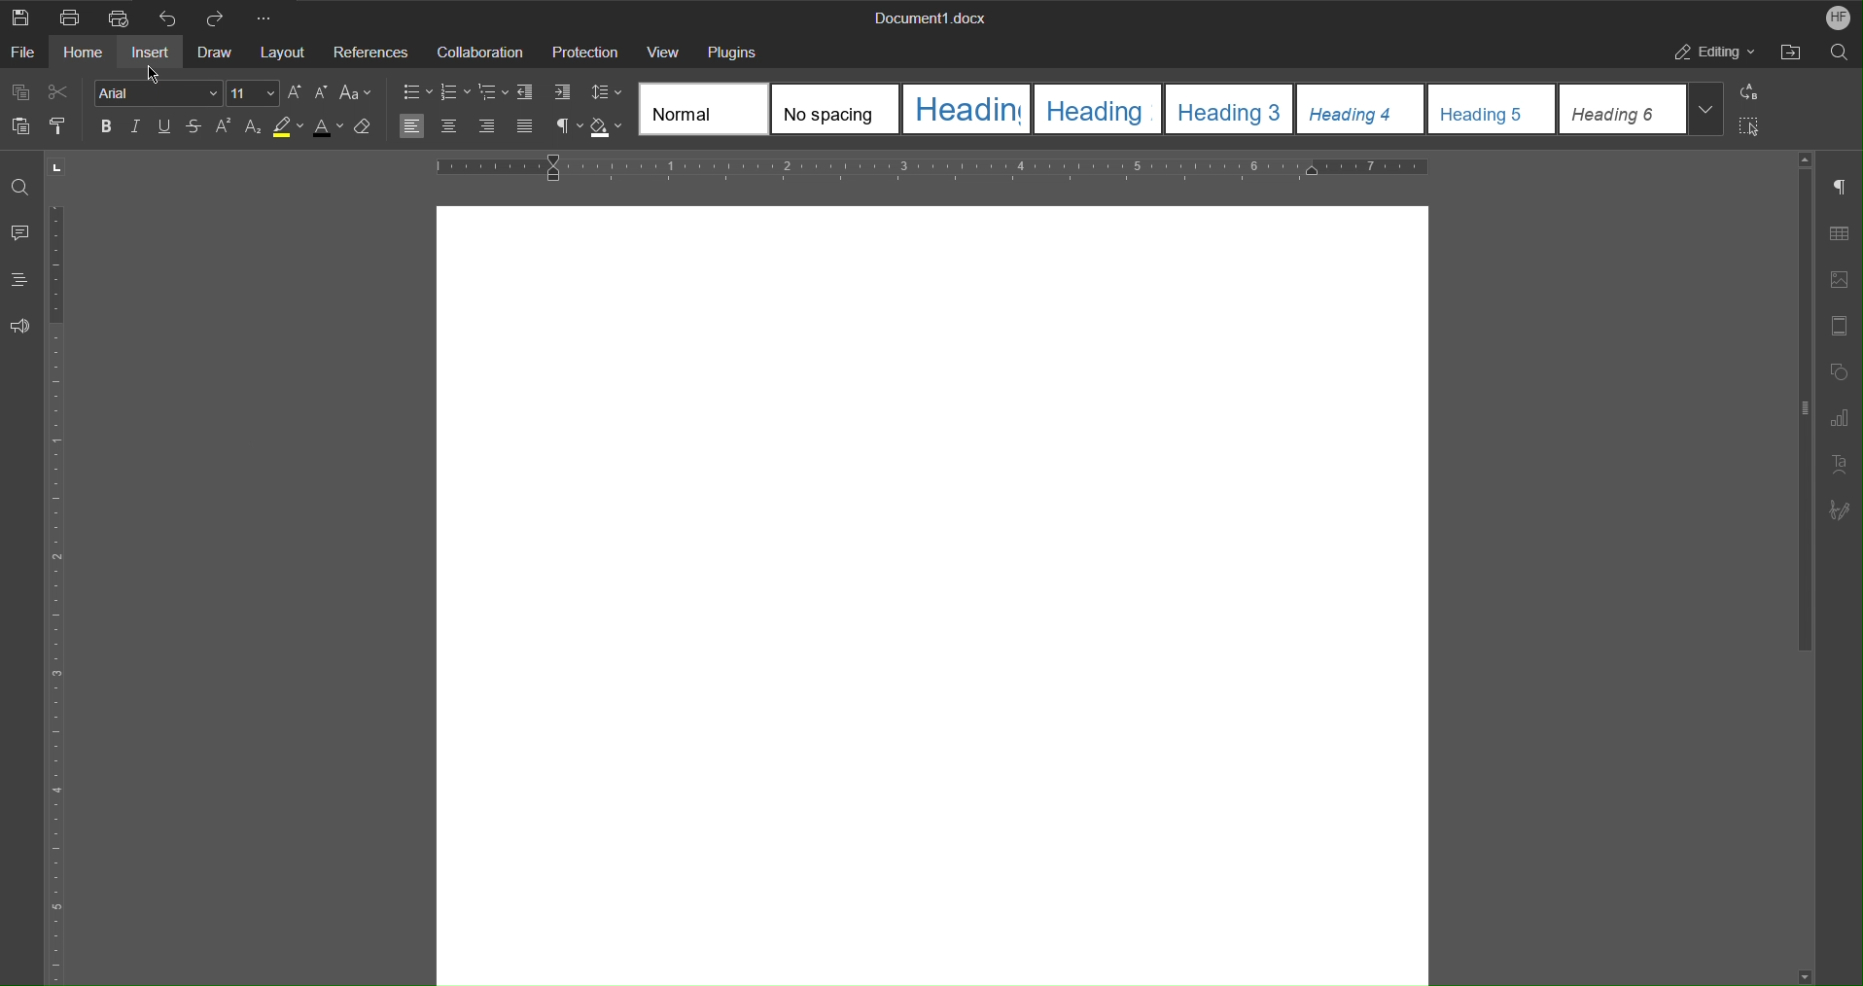  What do you see at coordinates (253, 94) in the screenshot?
I see `Font size` at bounding box center [253, 94].